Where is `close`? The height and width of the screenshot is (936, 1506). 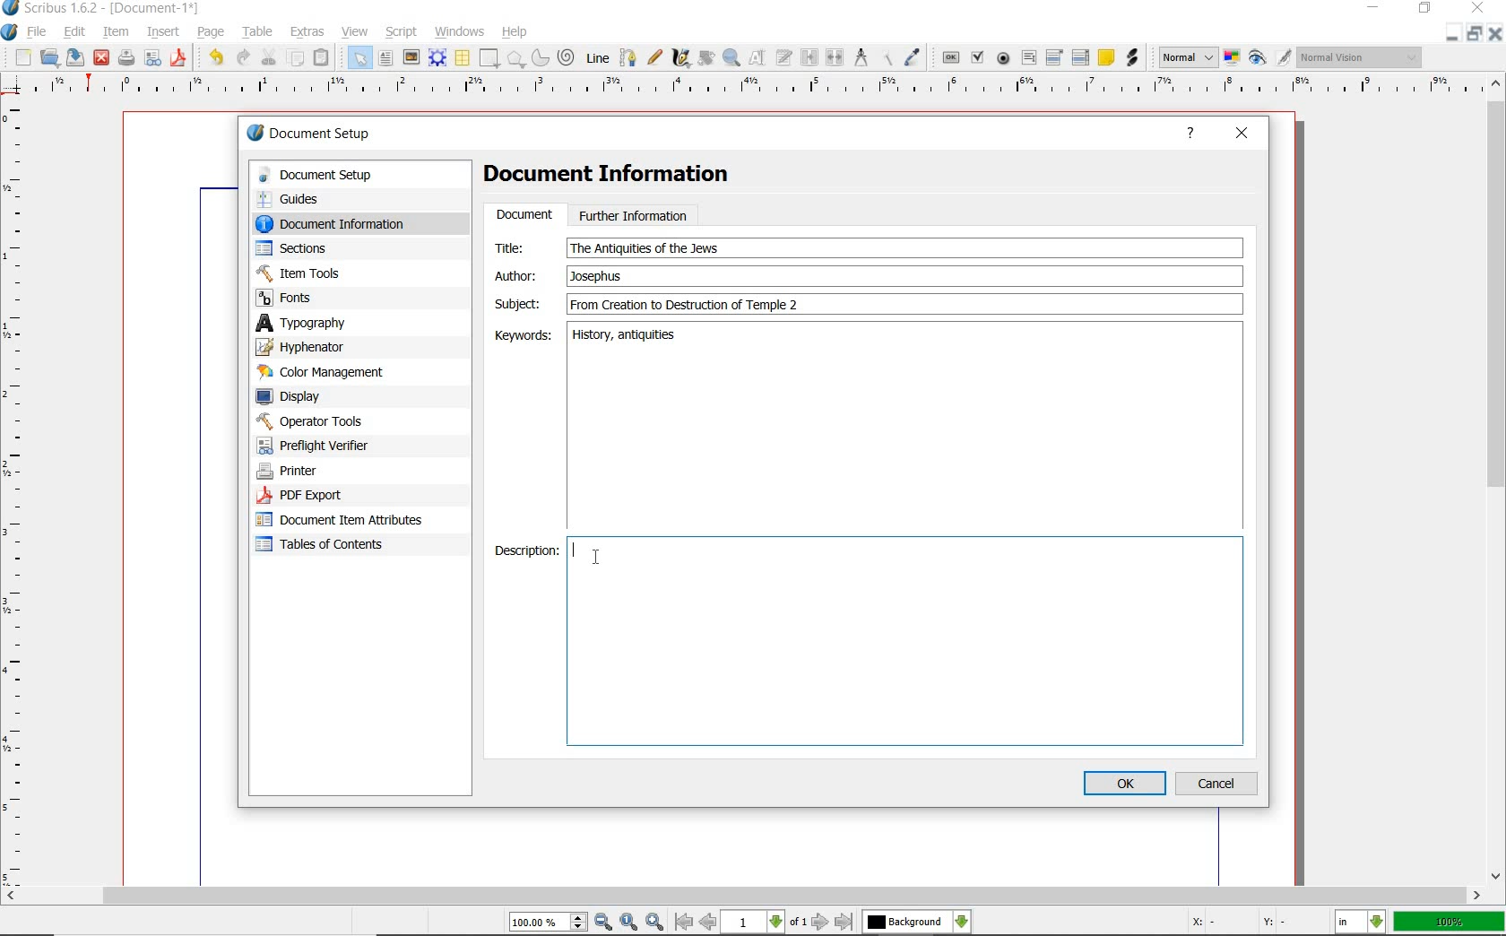 close is located at coordinates (1242, 134).